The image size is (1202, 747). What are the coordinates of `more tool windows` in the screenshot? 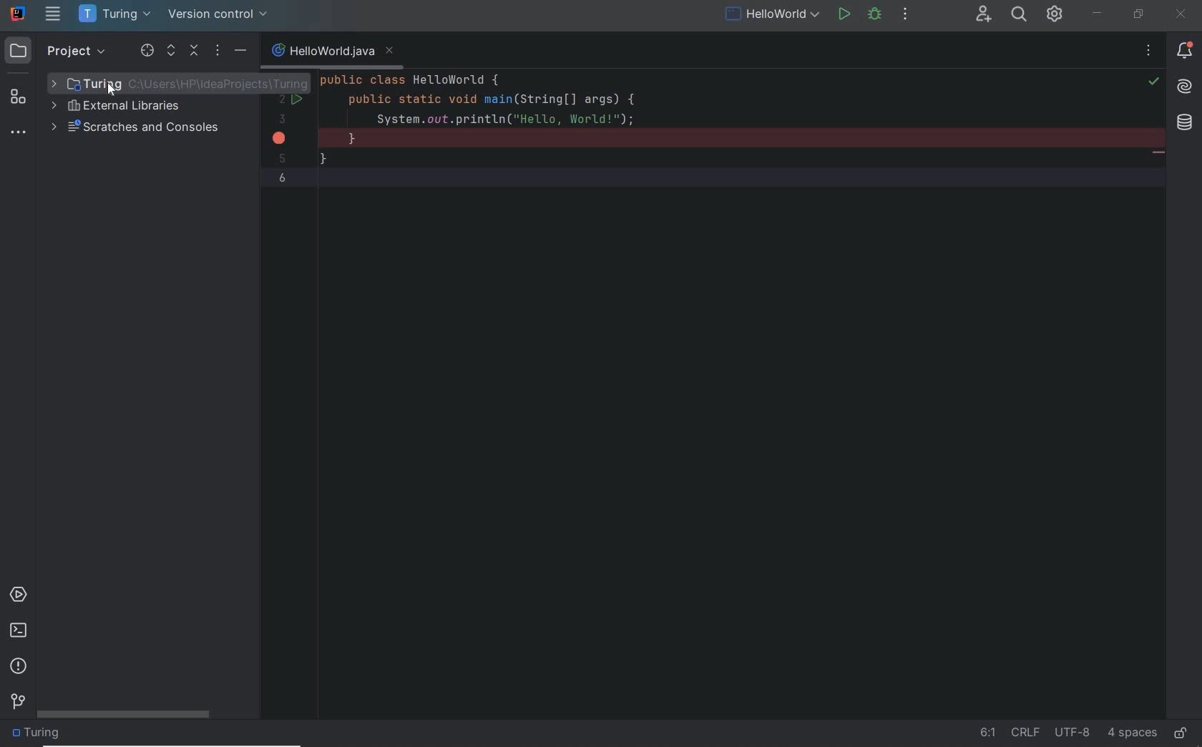 It's located at (20, 132).